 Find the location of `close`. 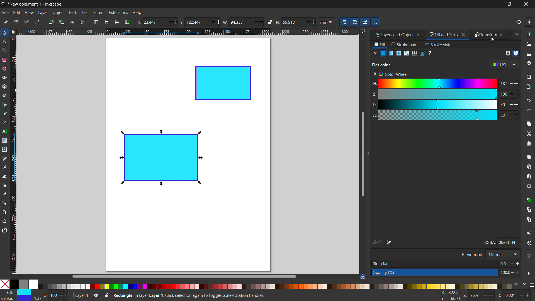

close is located at coordinates (526, 4).